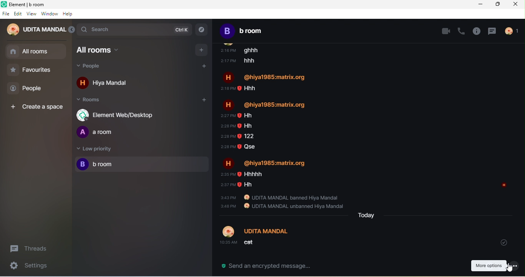  I want to click on threads, so click(33, 249).